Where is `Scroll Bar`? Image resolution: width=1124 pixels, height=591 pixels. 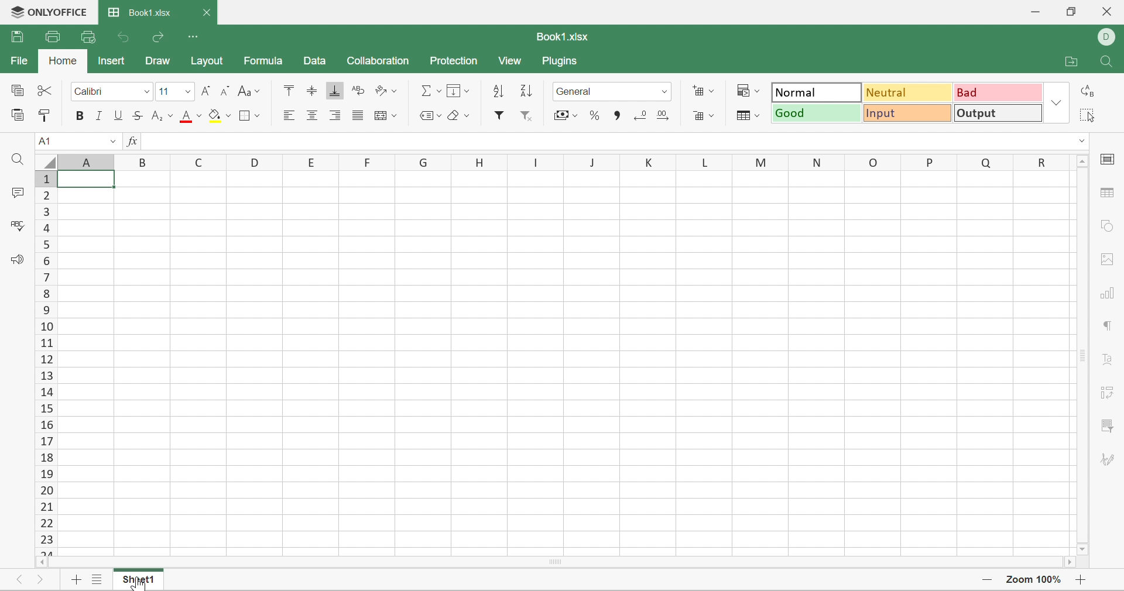 Scroll Bar is located at coordinates (554, 561).